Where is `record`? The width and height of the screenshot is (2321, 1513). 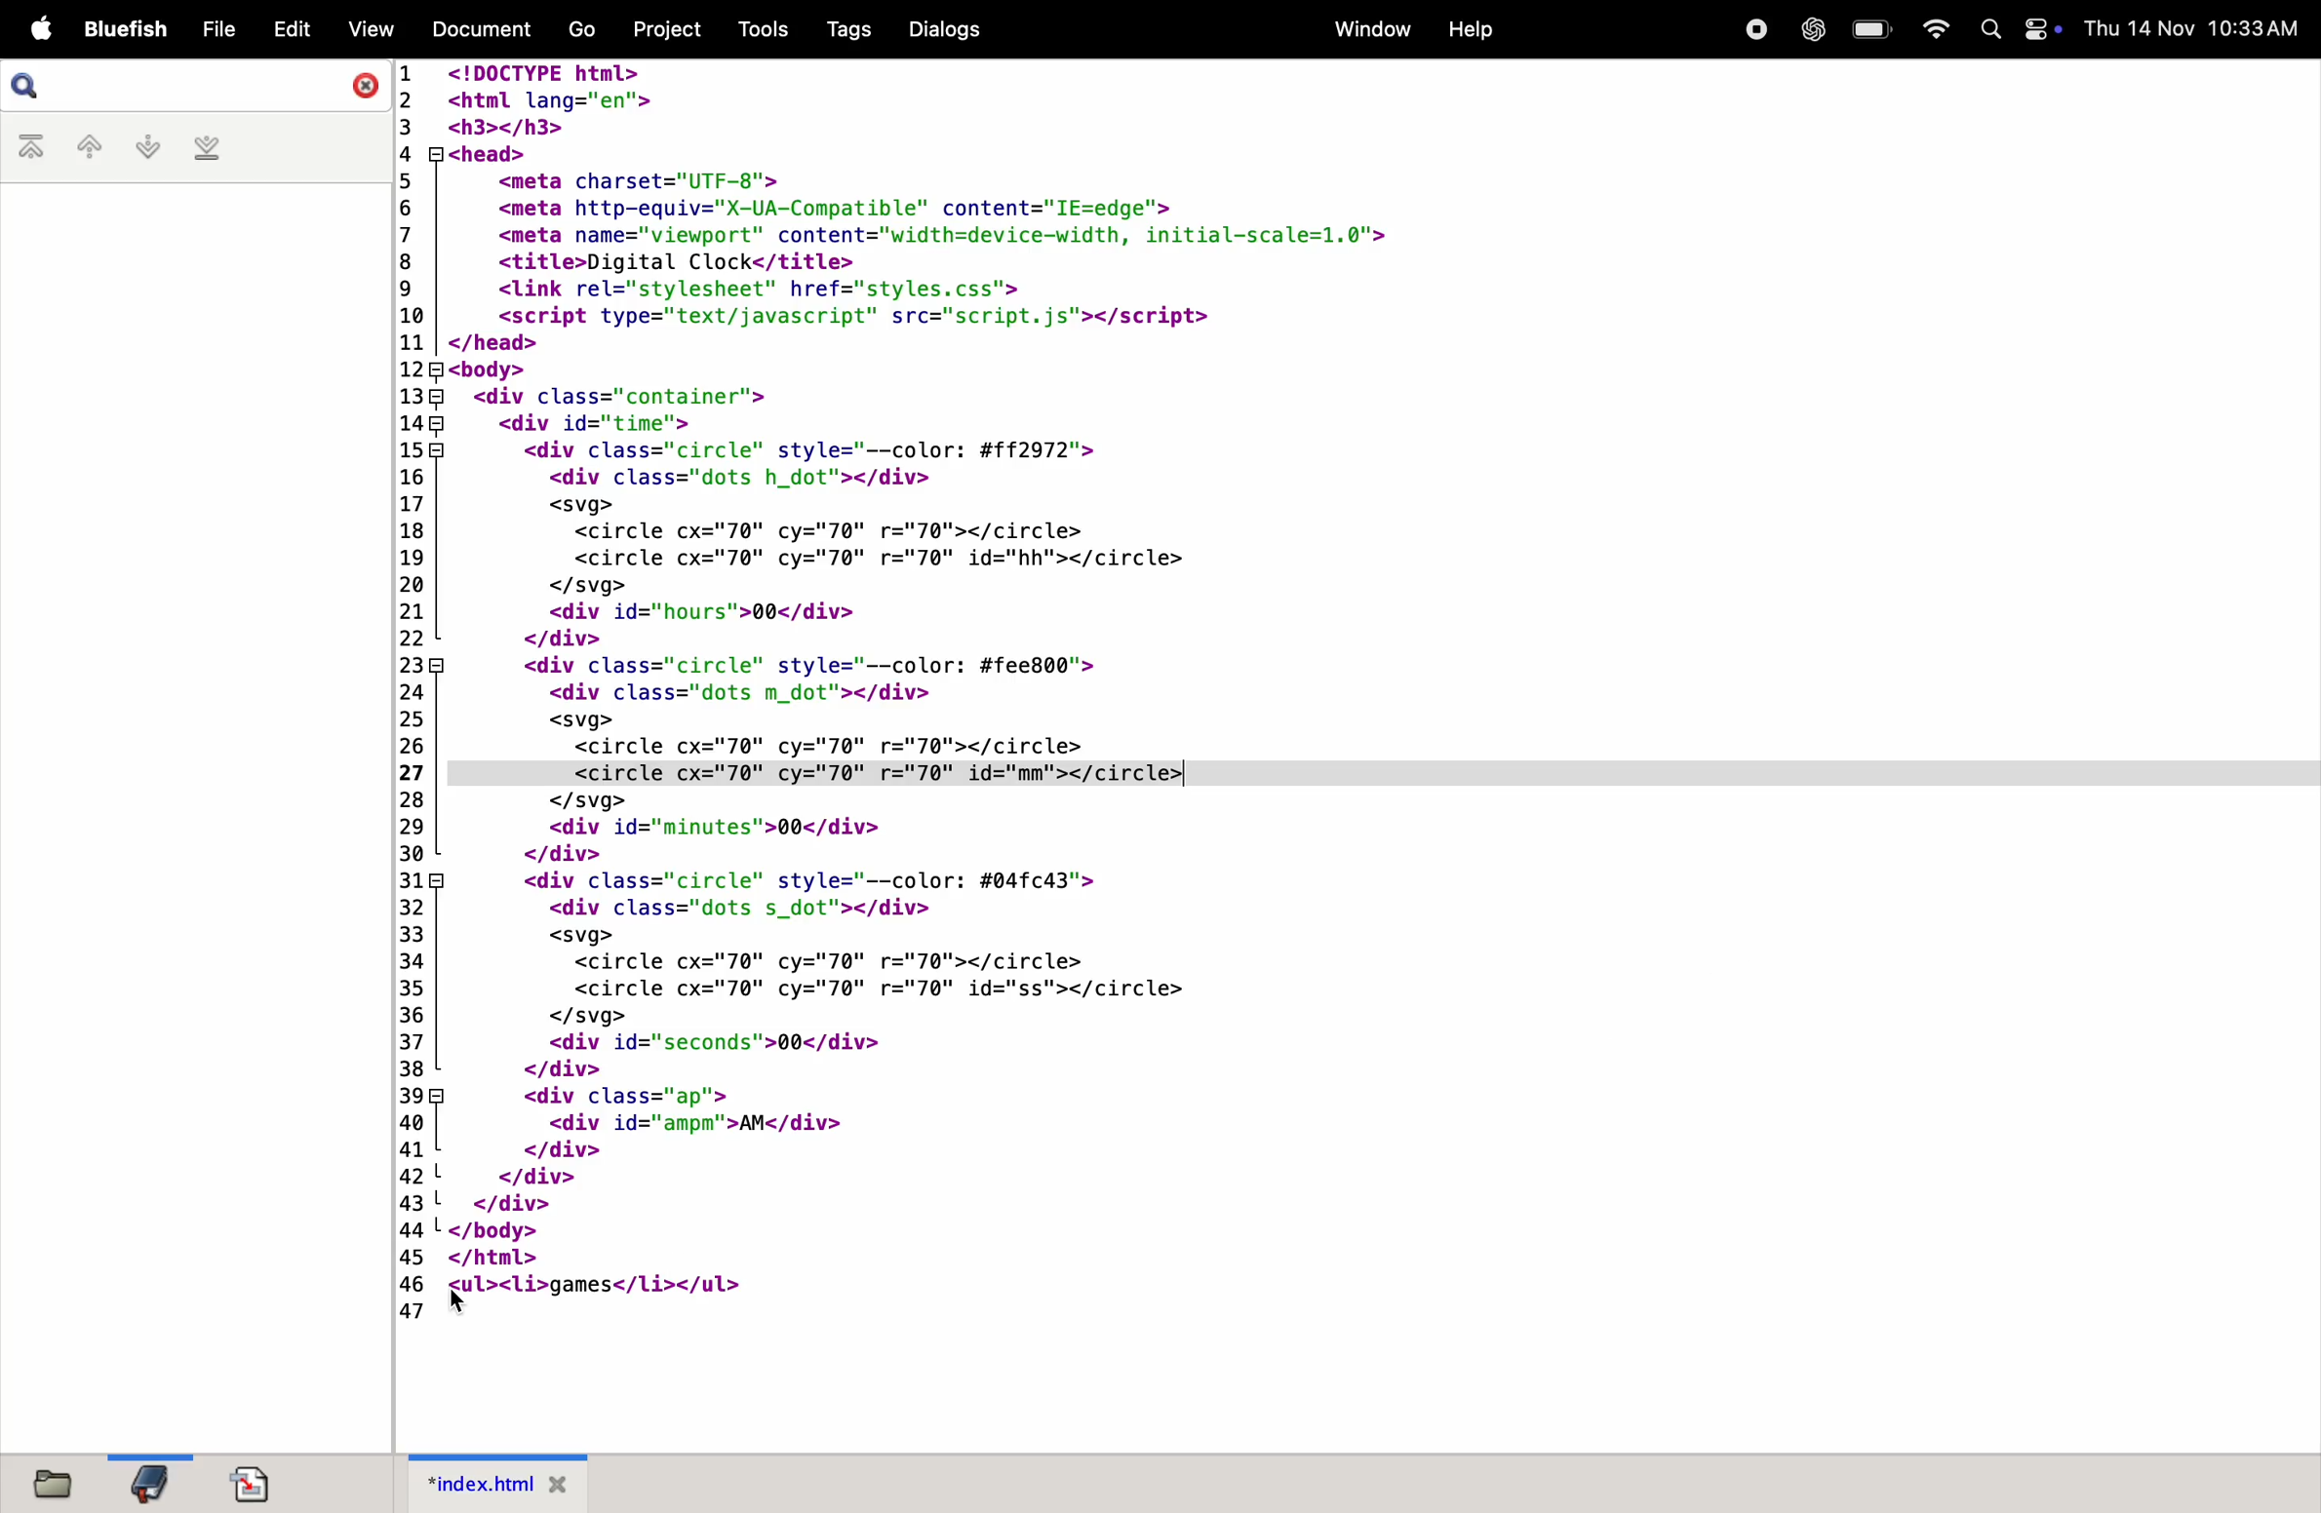 record is located at coordinates (1754, 31).